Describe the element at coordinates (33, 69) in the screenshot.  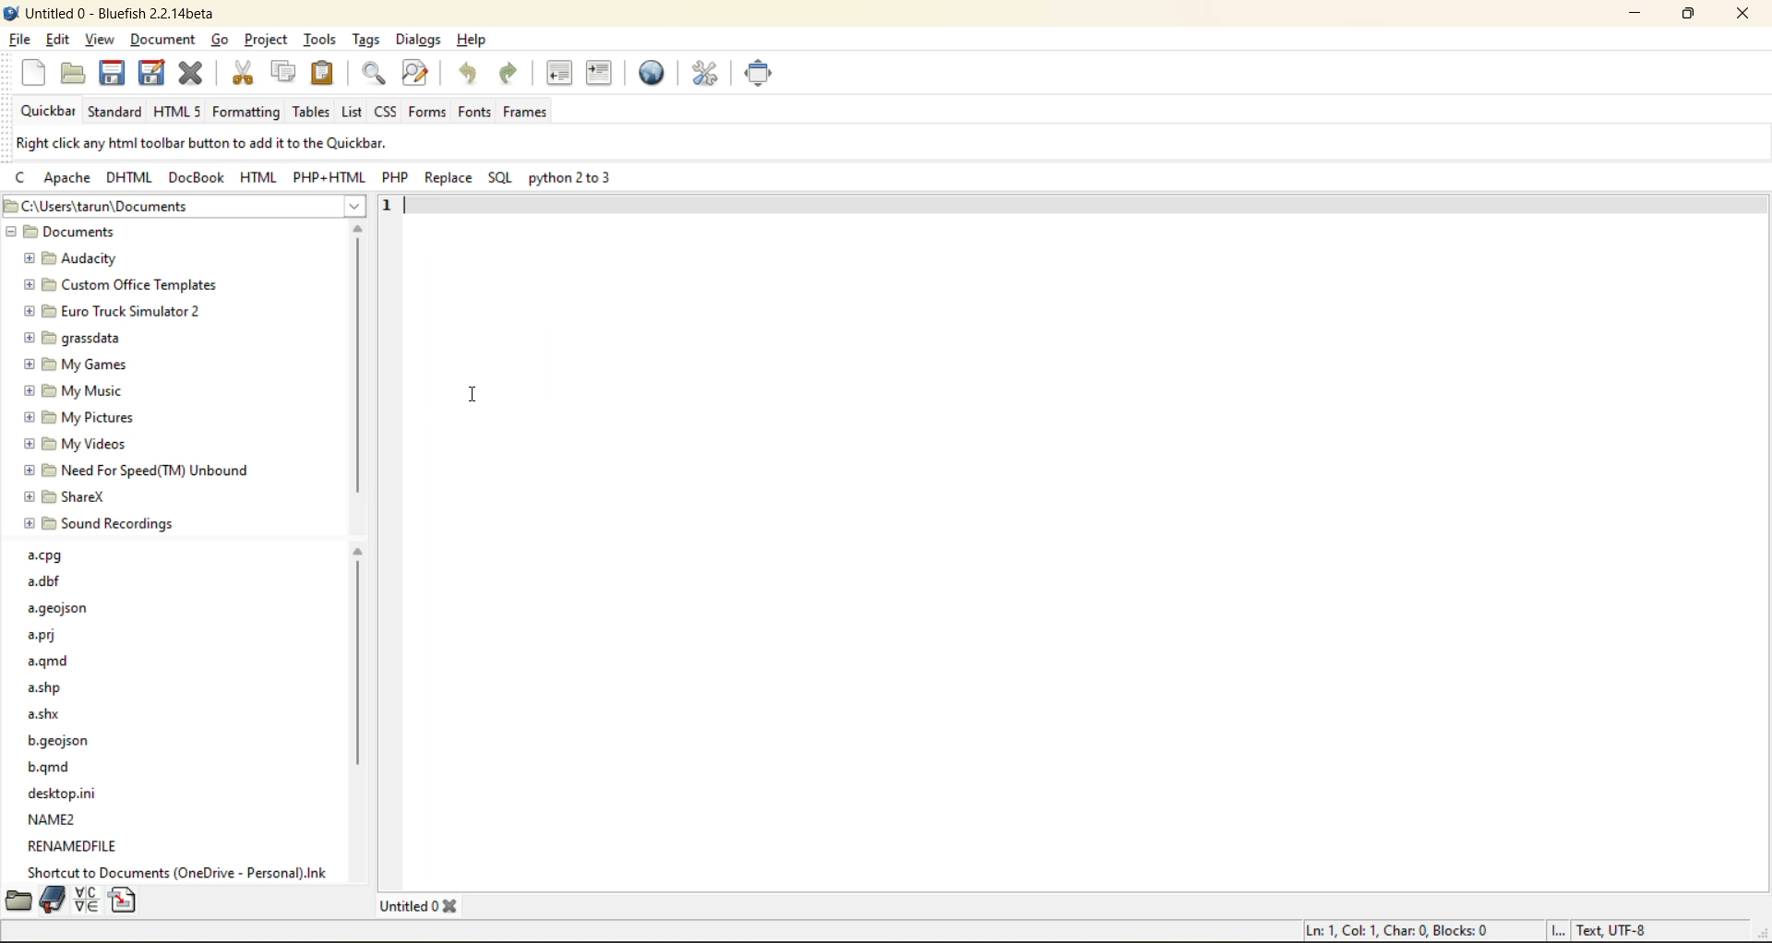
I see `new` at that location.